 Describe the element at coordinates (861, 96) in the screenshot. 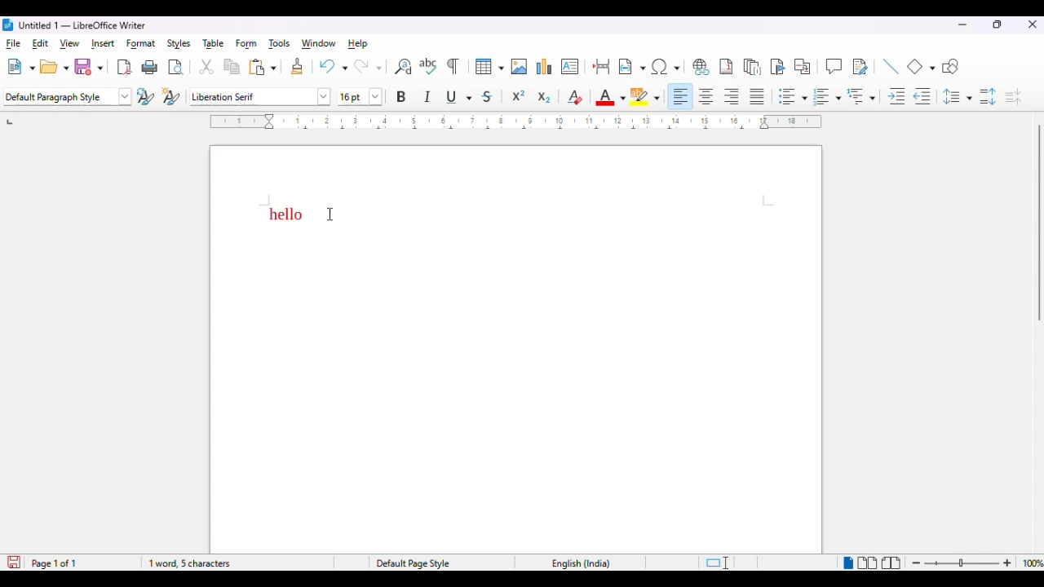

I see `select outline format` at that location.